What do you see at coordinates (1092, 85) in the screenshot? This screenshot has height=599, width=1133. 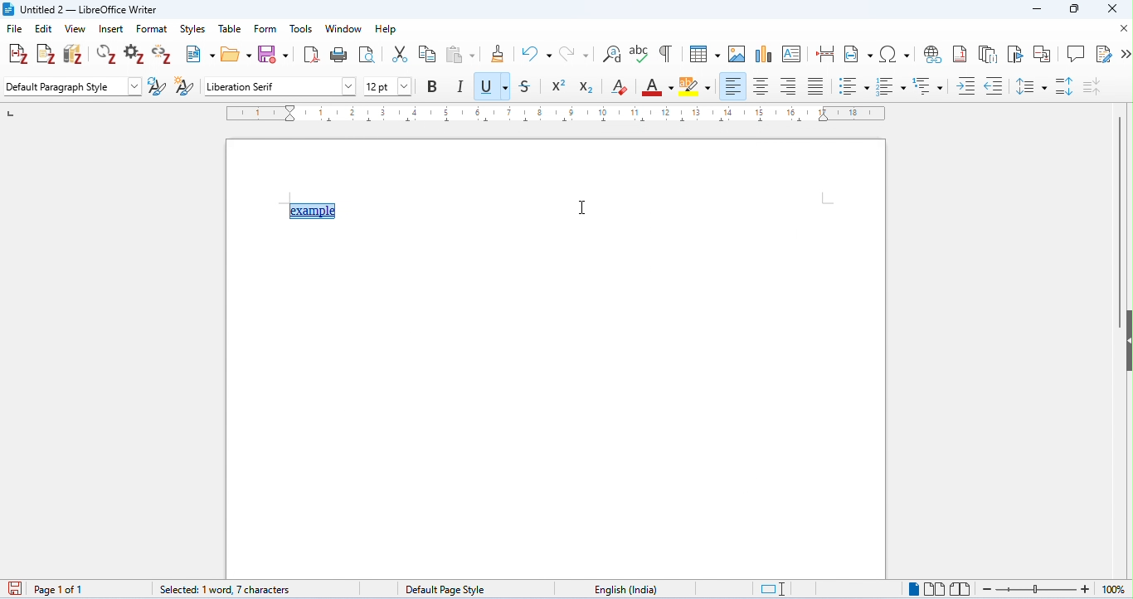 I see `decrease paragraph spacing` at bounding box center [1092, 85].